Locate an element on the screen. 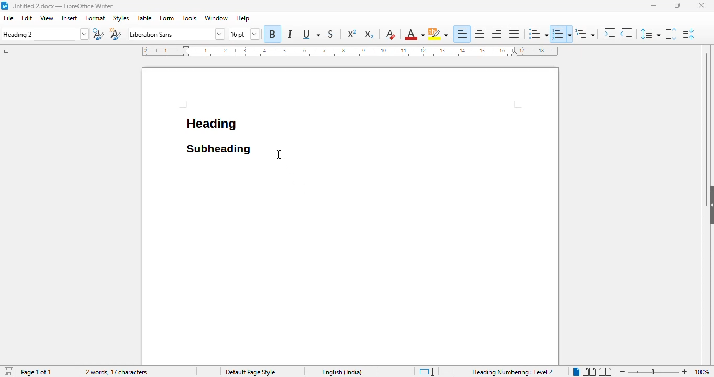  view is located at coordinates (47, 18).